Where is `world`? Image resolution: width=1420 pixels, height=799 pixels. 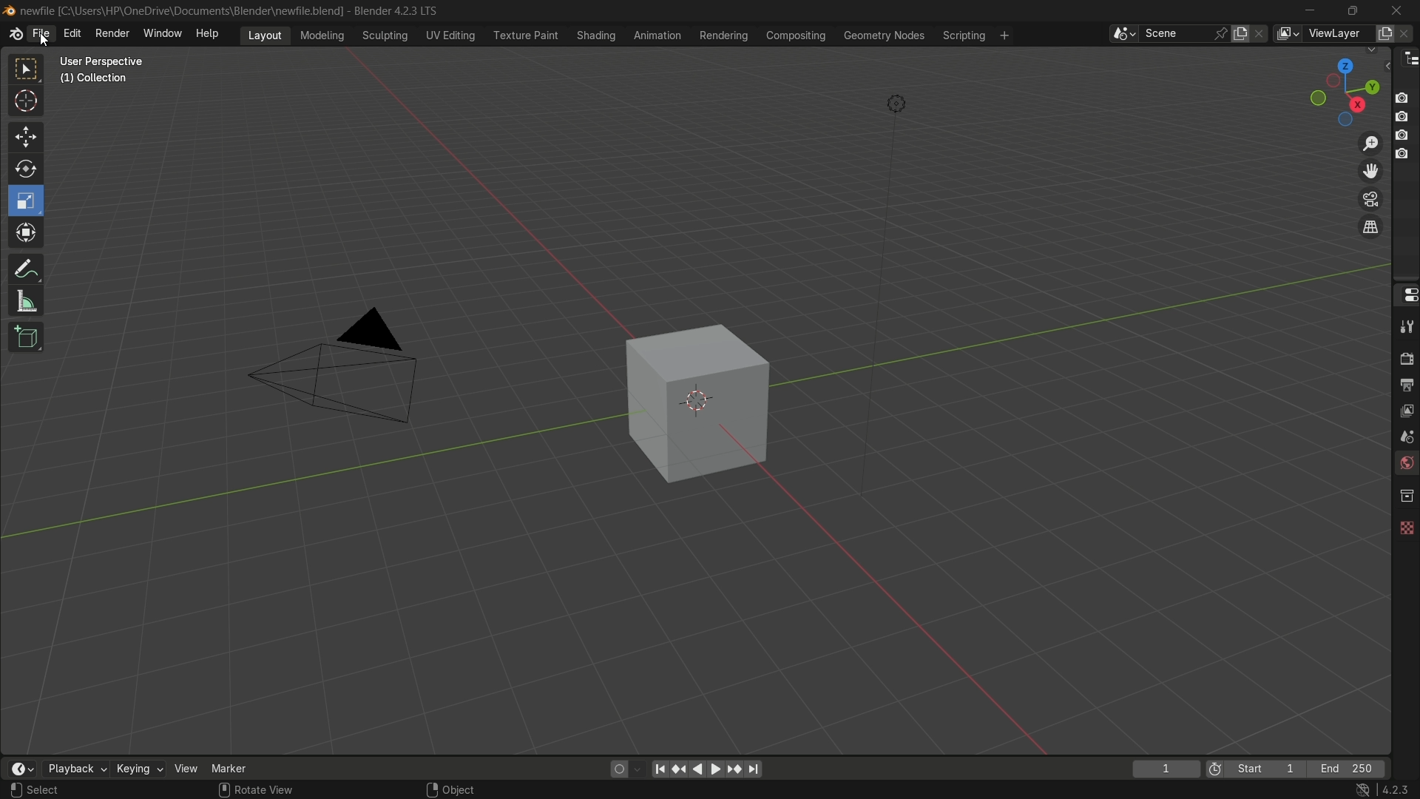 world is located at coordinates (1405, 465).